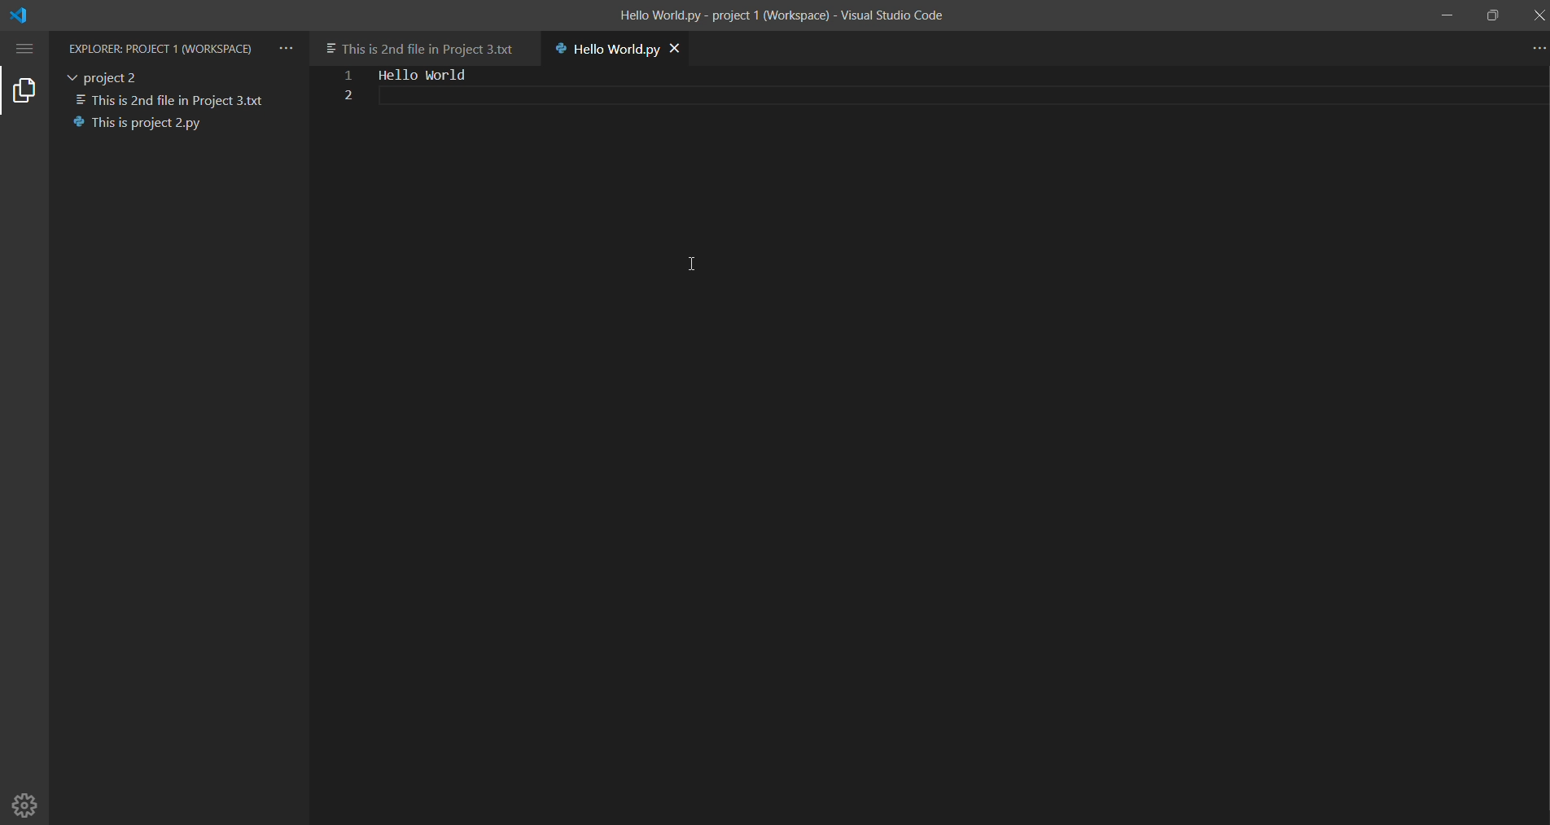  Describe the element at coordinates (782, 17) in the screenshot. I see `This is 2nd file in Project 3.txt - project 1 (Workspace) - Visual Studio Code` at that location.